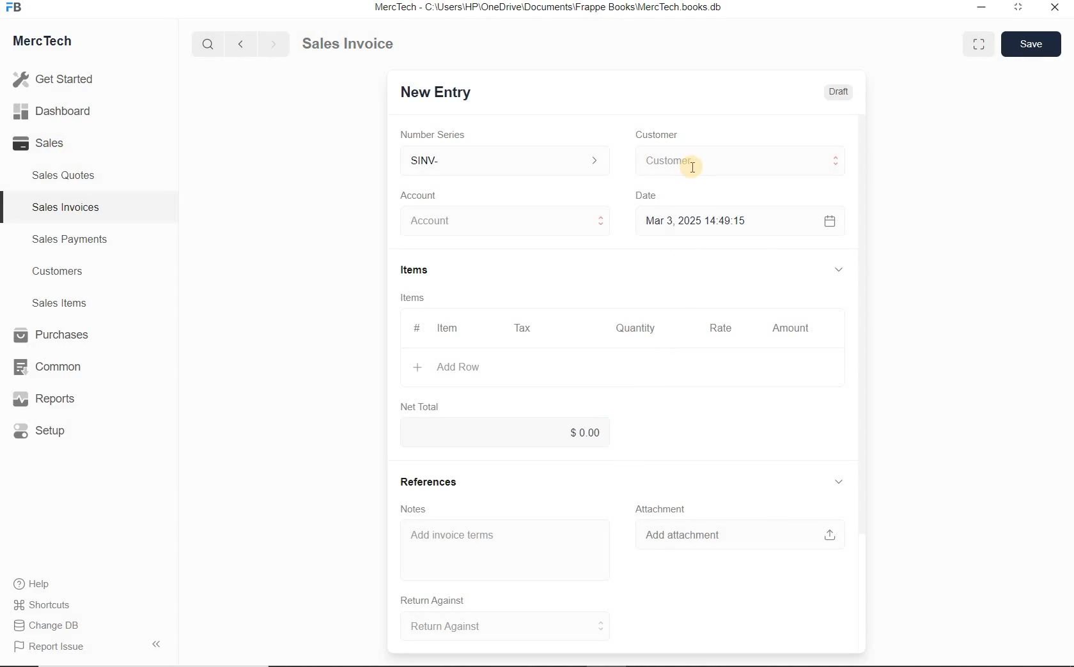 This screenshot has height=667, width=1074. I want to click on $0.00, so click(506, 431).